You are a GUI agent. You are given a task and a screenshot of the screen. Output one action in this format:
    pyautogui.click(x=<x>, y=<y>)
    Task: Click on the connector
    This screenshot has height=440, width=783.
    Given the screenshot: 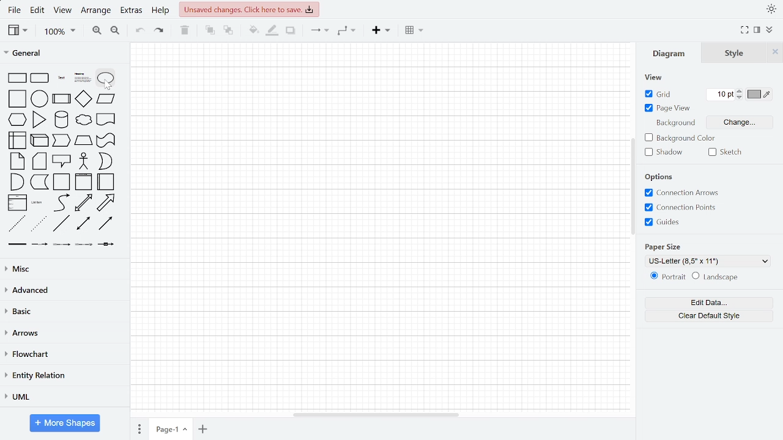 What is the action you would take?
    pyautogui.click(x=346, y=31)
    